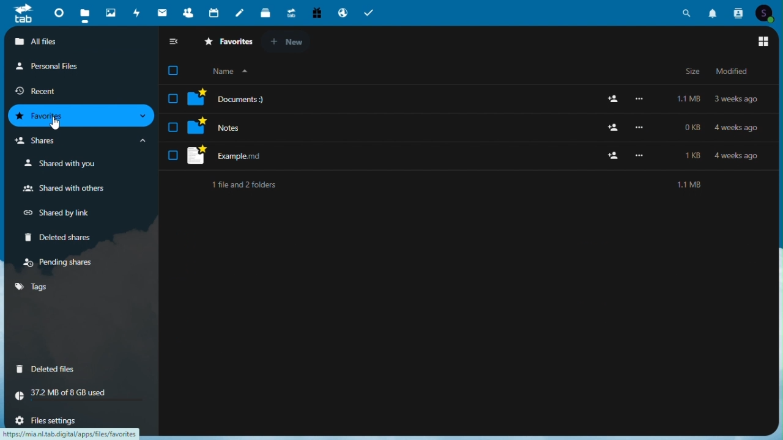 The image size is (783, 440). What do you see at coordinates (372, 12) in the screenshot?
I see `Task ` at bounding box center [372, 12].